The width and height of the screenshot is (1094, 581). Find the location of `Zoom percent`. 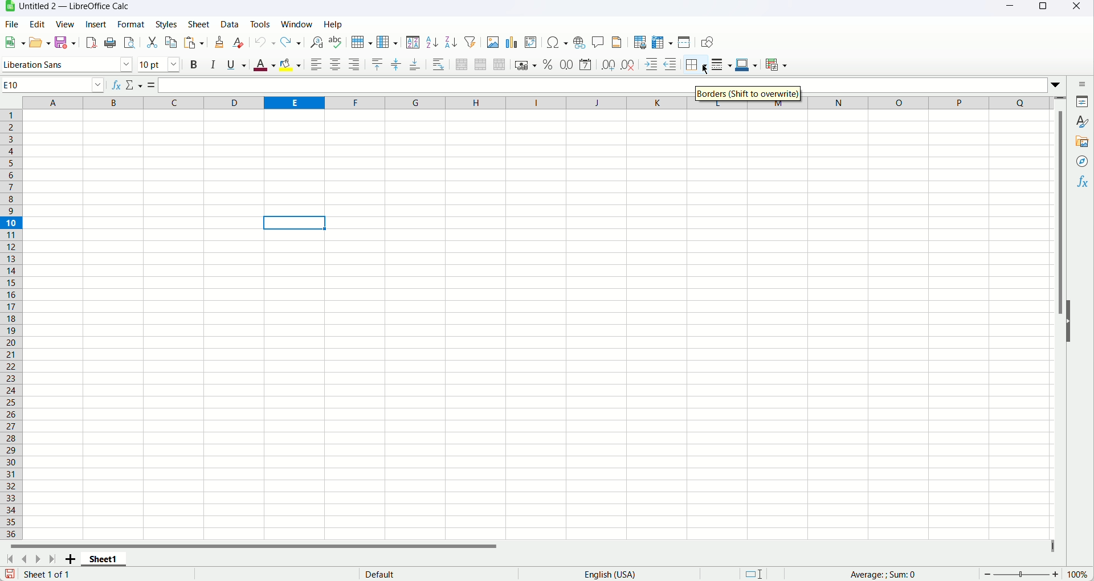

Zoom percent is located at coordinates (1078, 574).